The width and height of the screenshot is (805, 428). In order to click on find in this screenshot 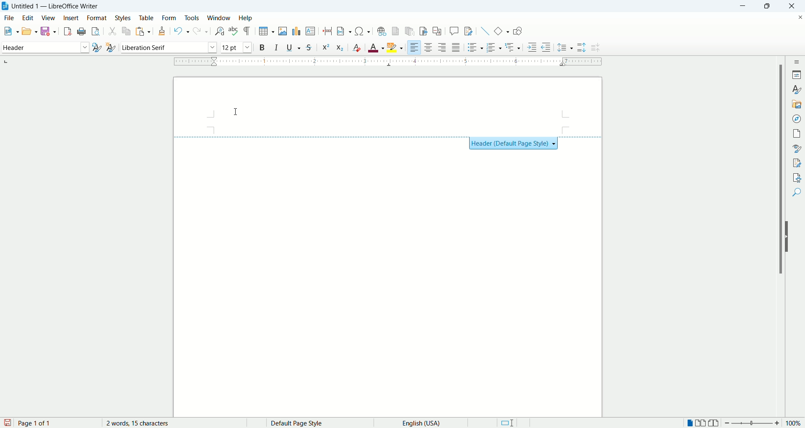, I will do `click(796, 192)`.